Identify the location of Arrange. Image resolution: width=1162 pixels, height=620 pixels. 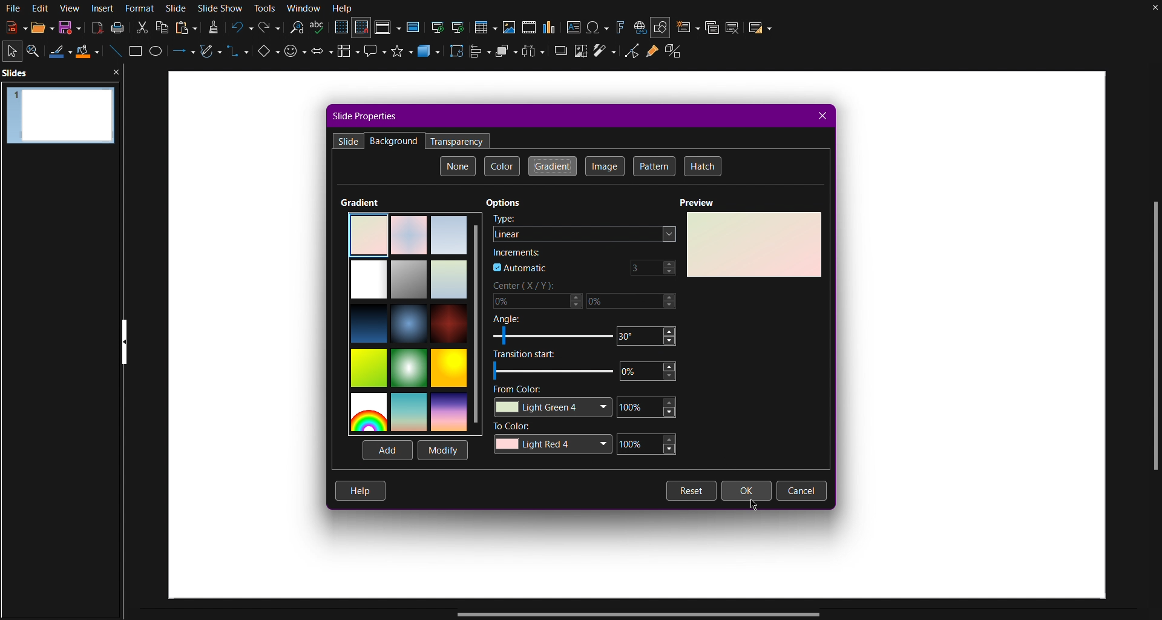
(507, 54).